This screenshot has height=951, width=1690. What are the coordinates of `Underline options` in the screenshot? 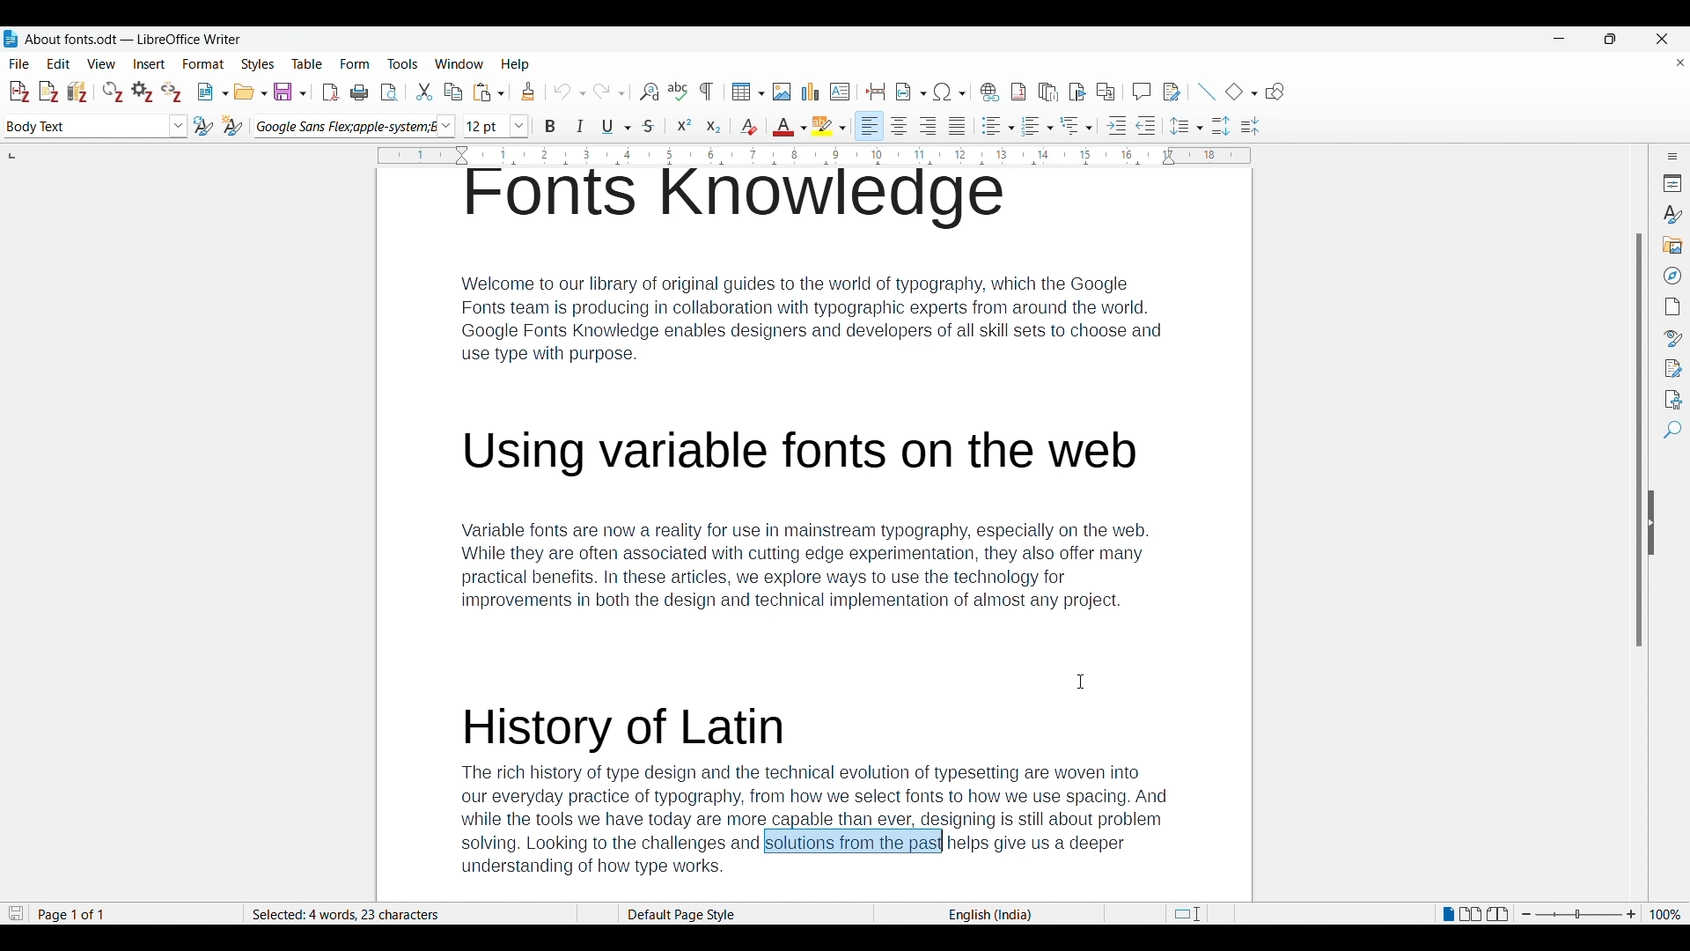 It's located at (617, 127).